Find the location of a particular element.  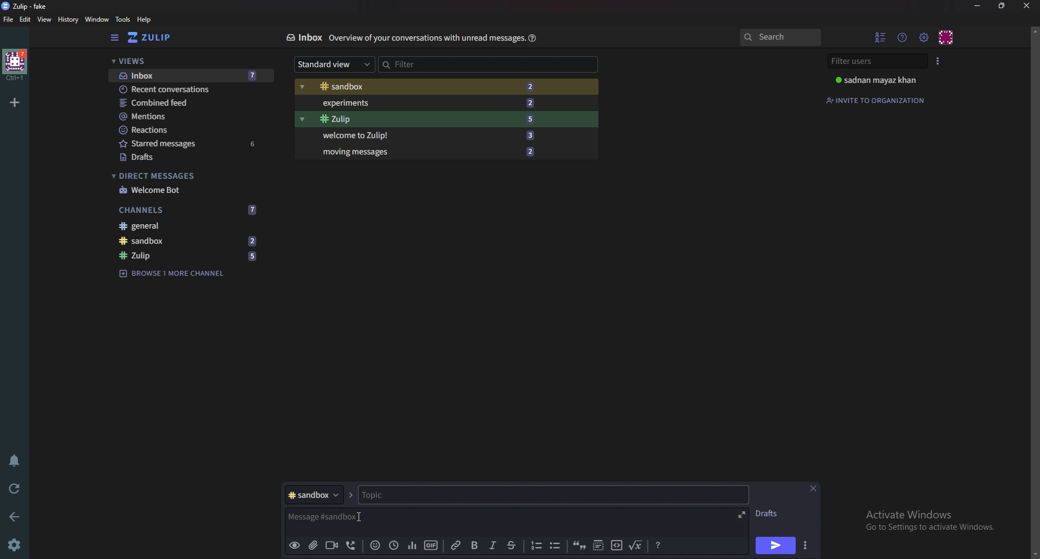

number list is located at coordinates (536, 545).